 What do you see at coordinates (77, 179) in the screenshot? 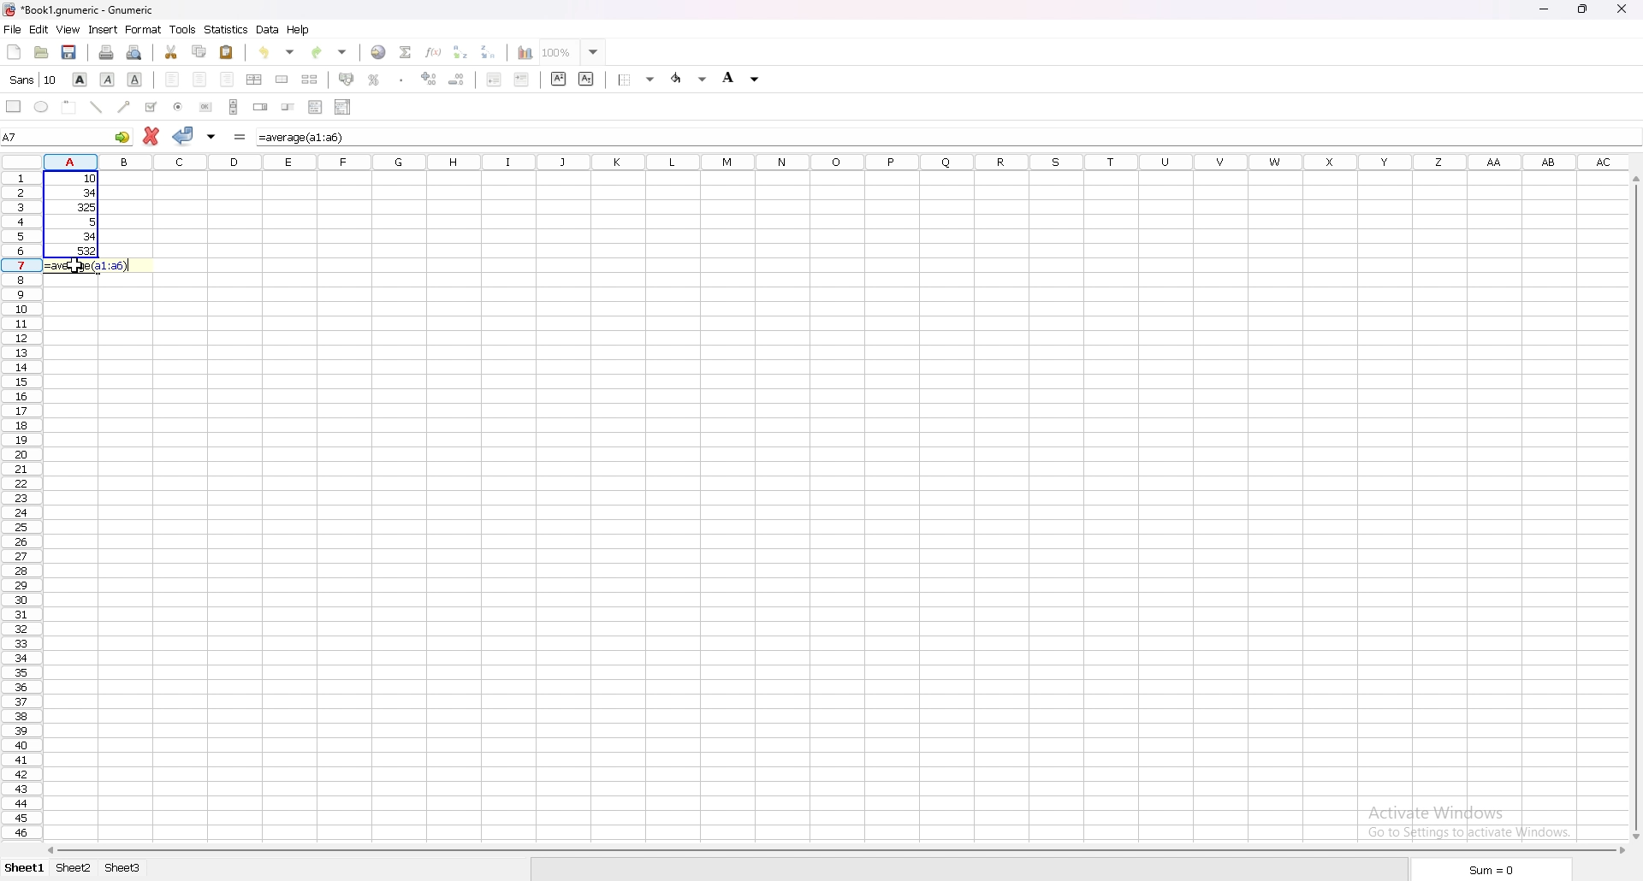
I see `10` at bounding box center [77, 179].